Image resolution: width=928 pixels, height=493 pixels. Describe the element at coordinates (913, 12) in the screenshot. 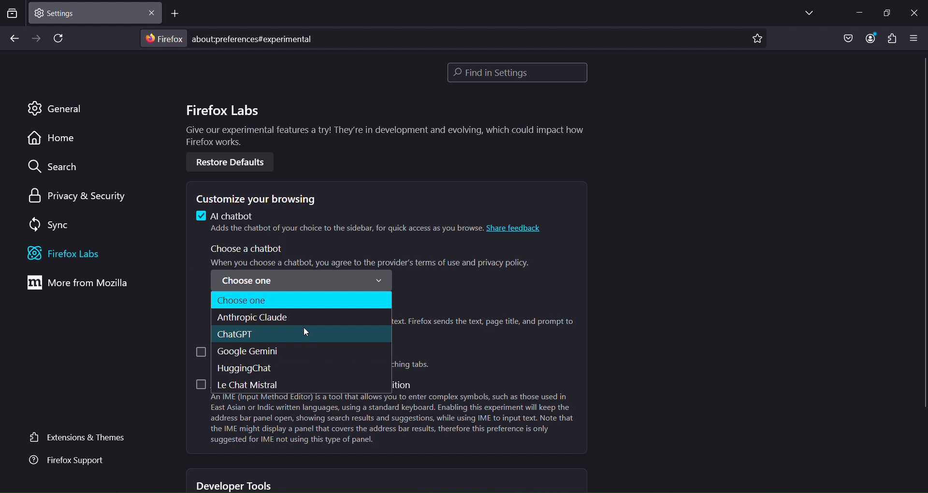

I see `close` at that location.